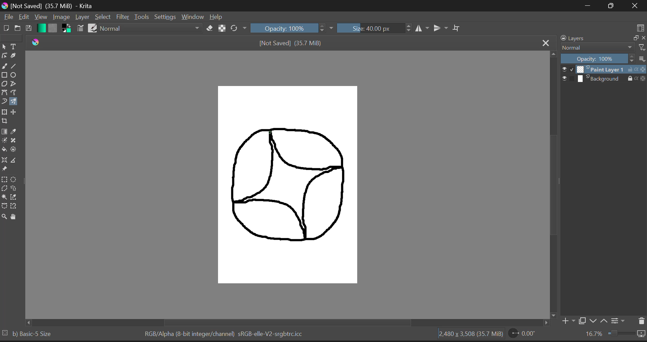 The height and width of the screenshot is (342, 647). Describe the element at coordinates (6, 29) in the screenshot. I see `New` at that location.